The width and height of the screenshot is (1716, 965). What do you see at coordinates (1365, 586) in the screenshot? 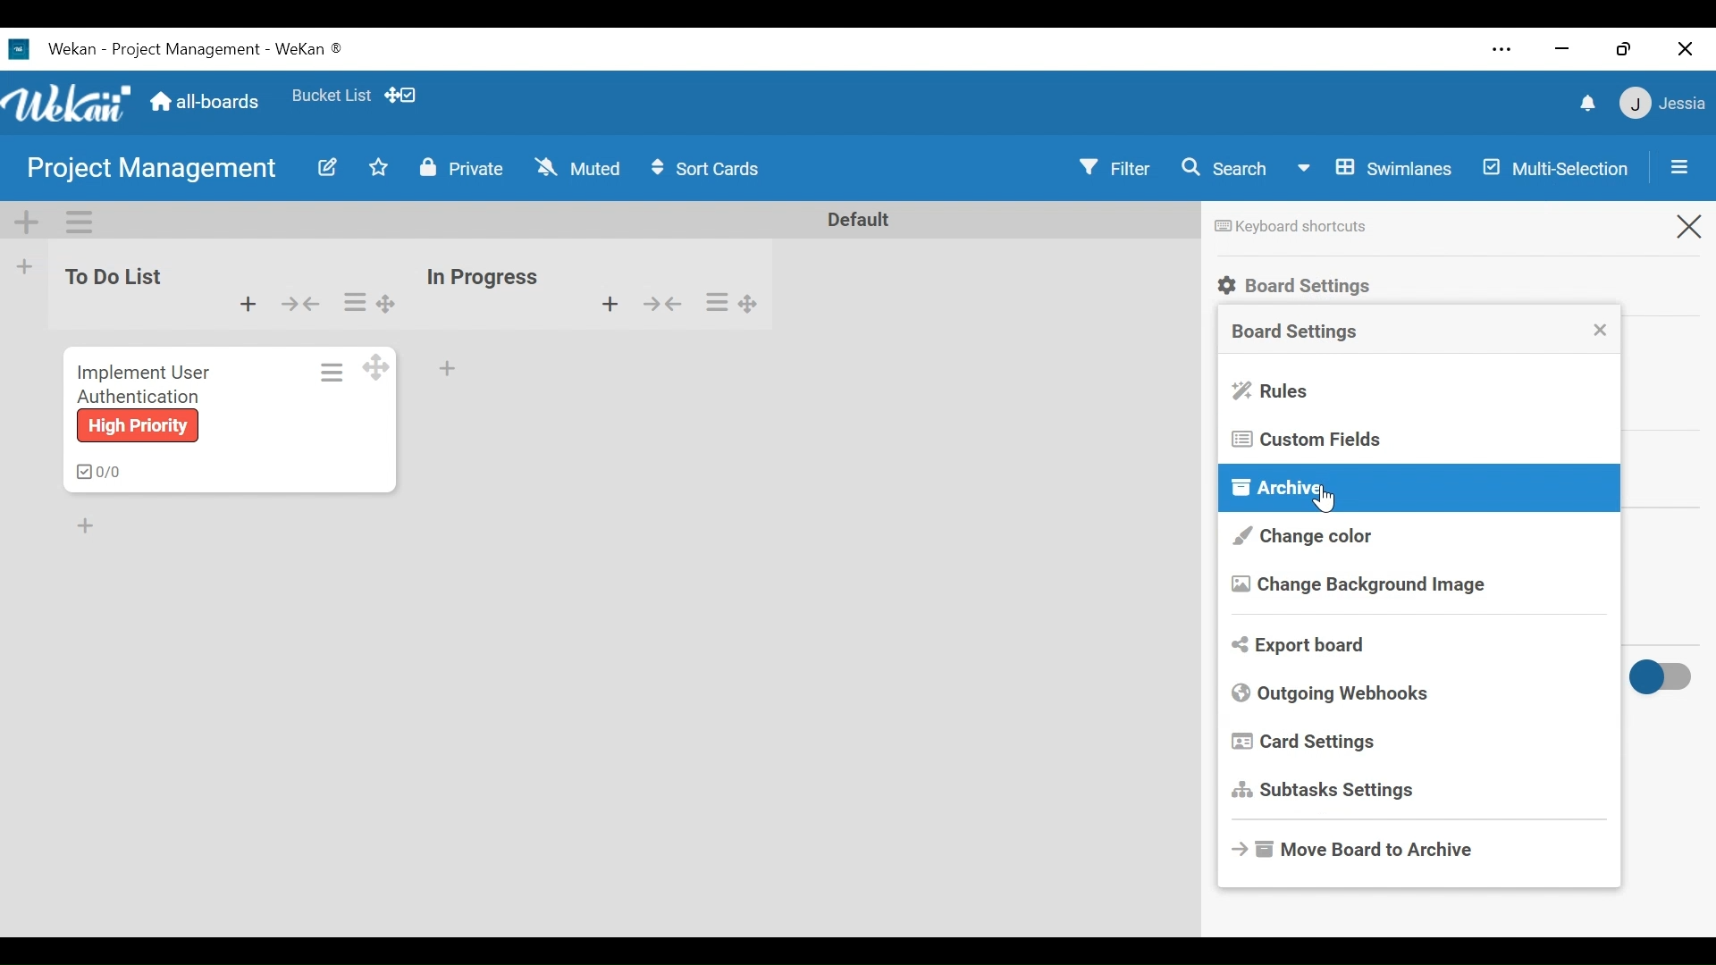
I see `Change Background image` at bounding box center [1365, 586].